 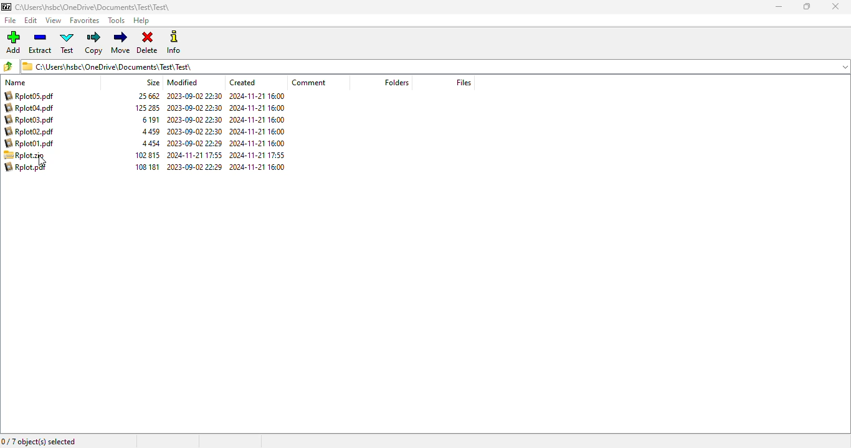 I want to click on | C:\Users\hsbc\OneDrive\Documents\ Test\ Test\, so click(x=110, y=66).